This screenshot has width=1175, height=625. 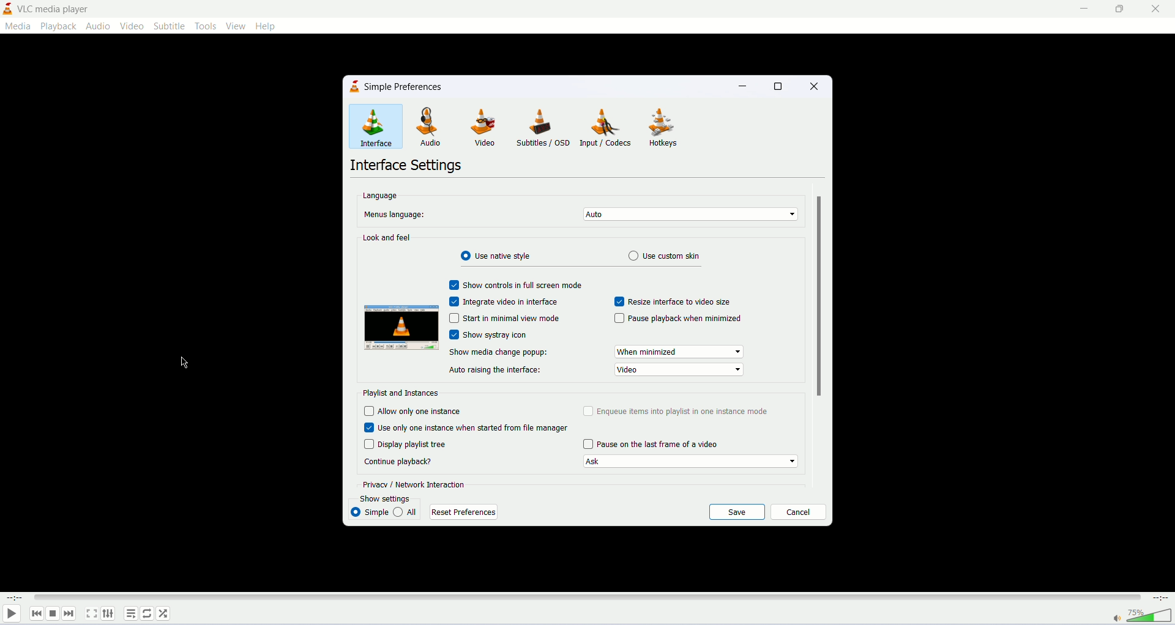 I want to click on mouse cursor, so click(x=185, y=363).